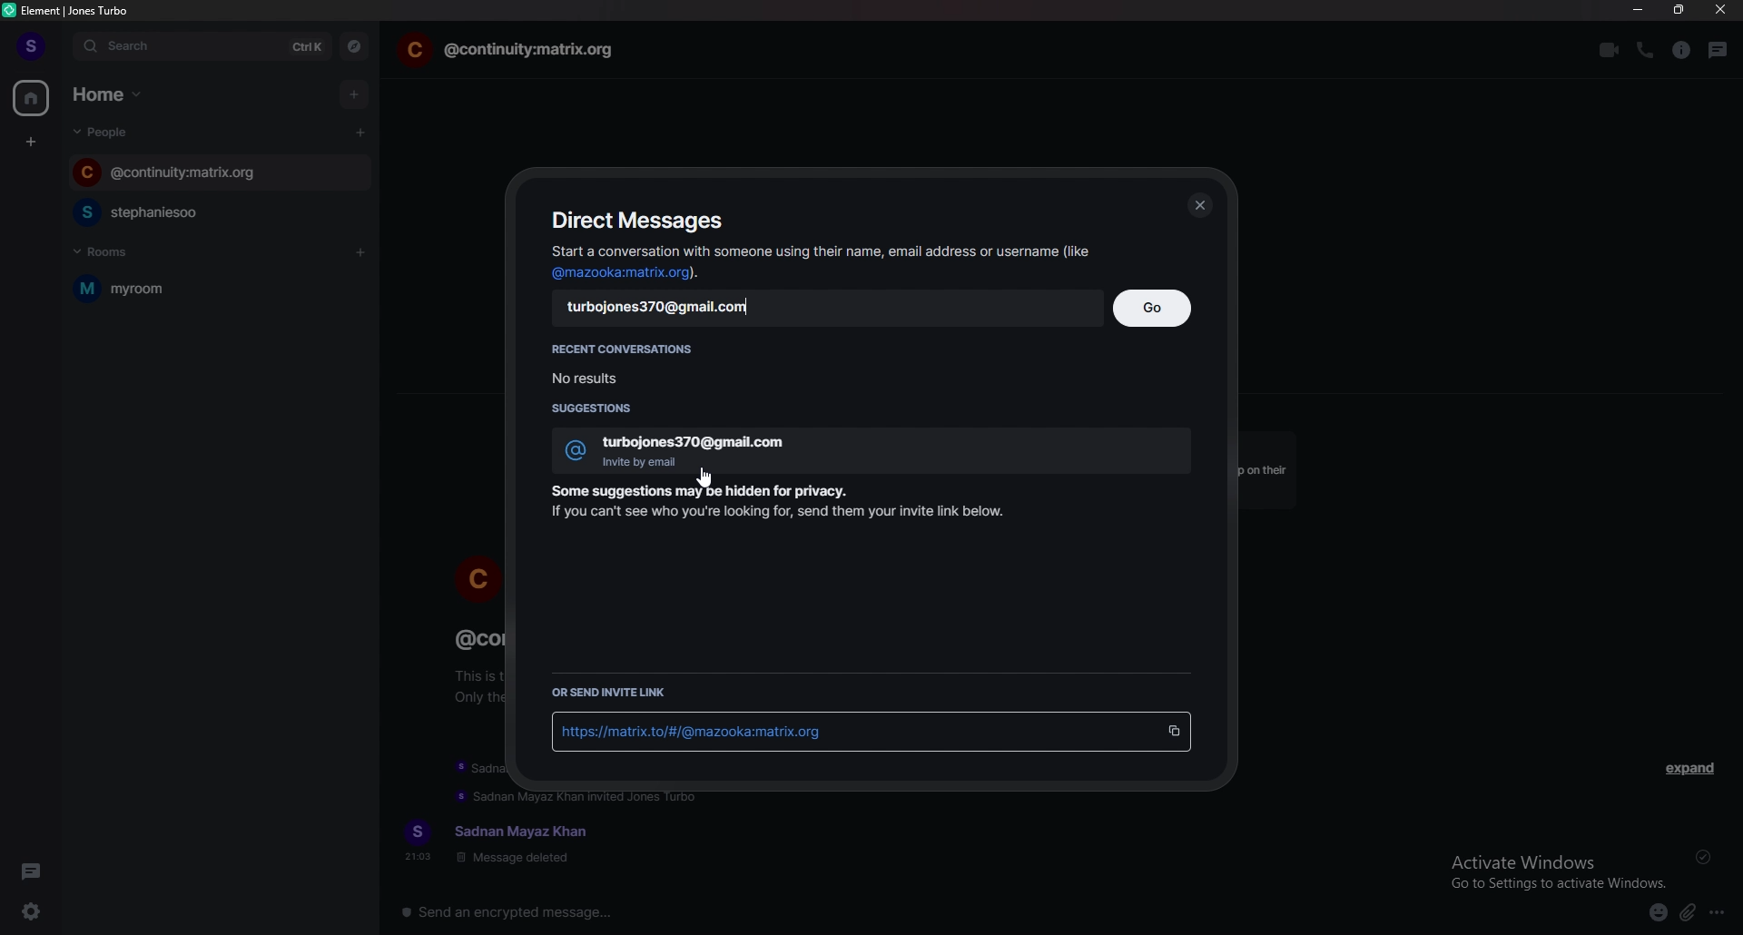 The image size is (1743, 935). Describe the element at coordinates (1718, 914) in the screenshot. I see `more options` at that location.